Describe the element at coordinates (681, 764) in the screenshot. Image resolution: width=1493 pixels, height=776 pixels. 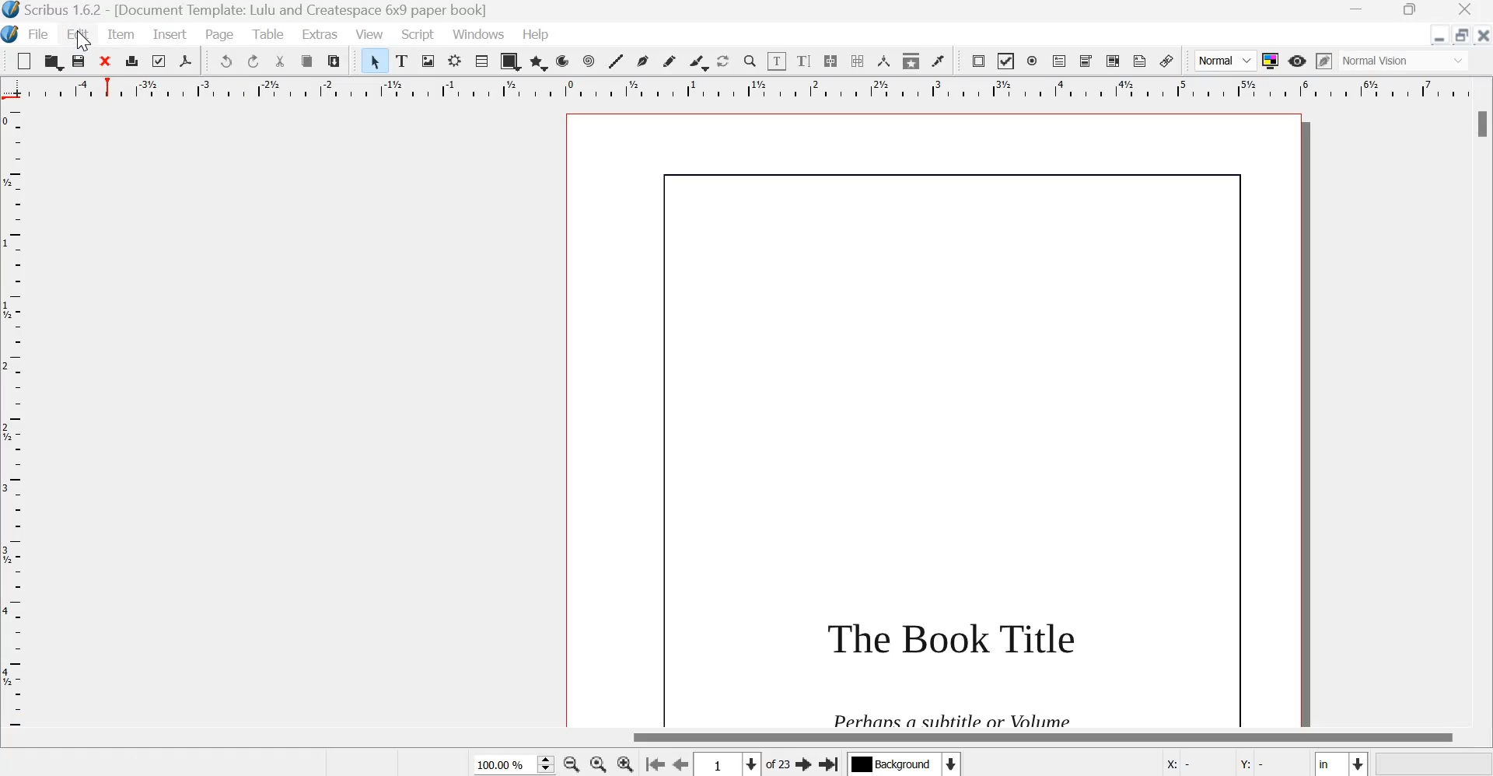
I see `Go to the previous page` at that location.